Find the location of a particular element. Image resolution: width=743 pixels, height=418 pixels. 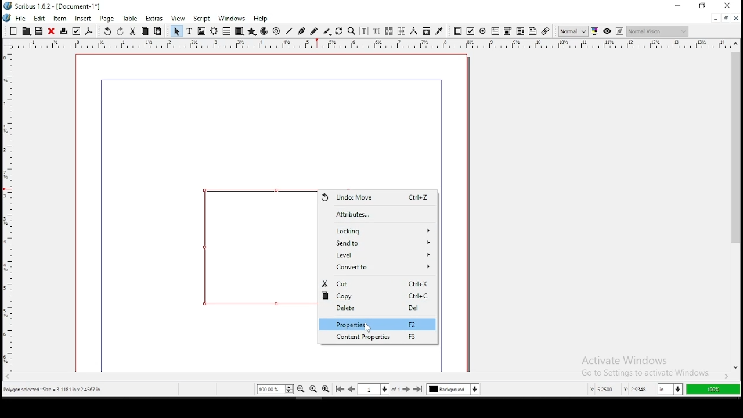

toggle image preview quality is located at coordinates (572, 31).